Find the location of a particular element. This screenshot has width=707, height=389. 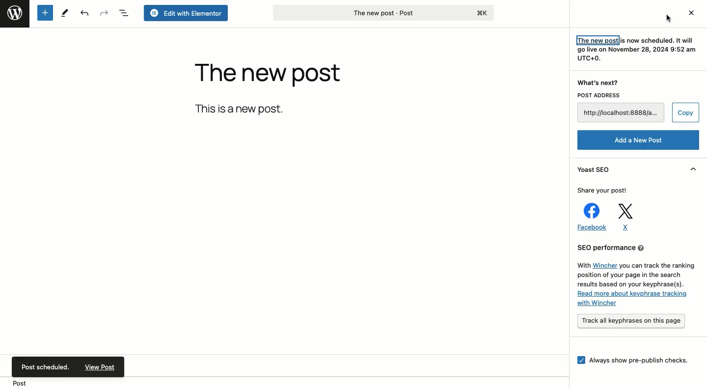

Always show pre-publish checks. is located at coordinates (639, 360).